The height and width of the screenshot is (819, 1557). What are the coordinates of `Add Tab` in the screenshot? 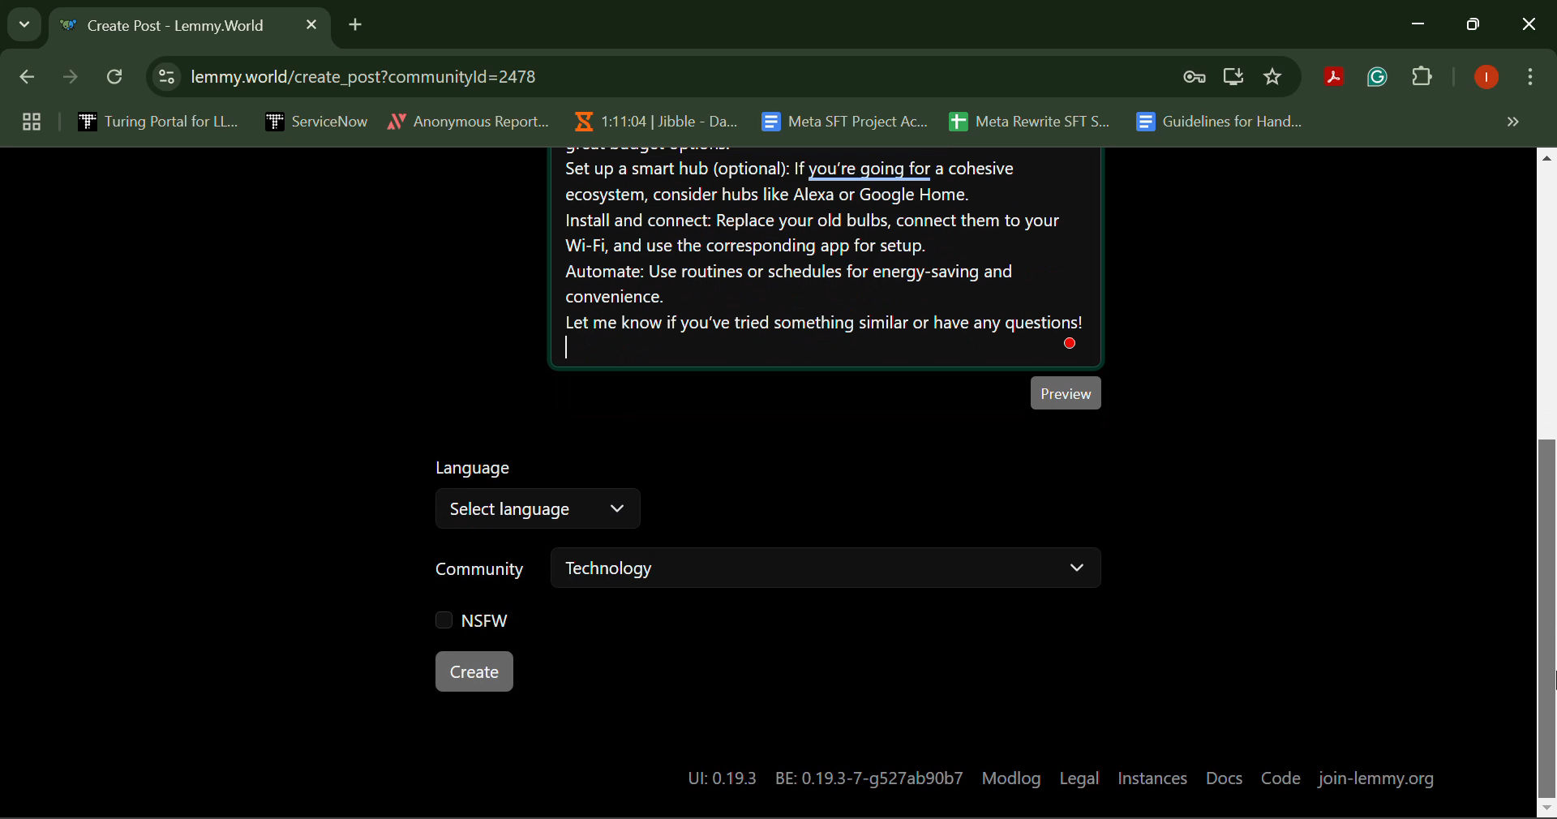 It's located at (355, 22).